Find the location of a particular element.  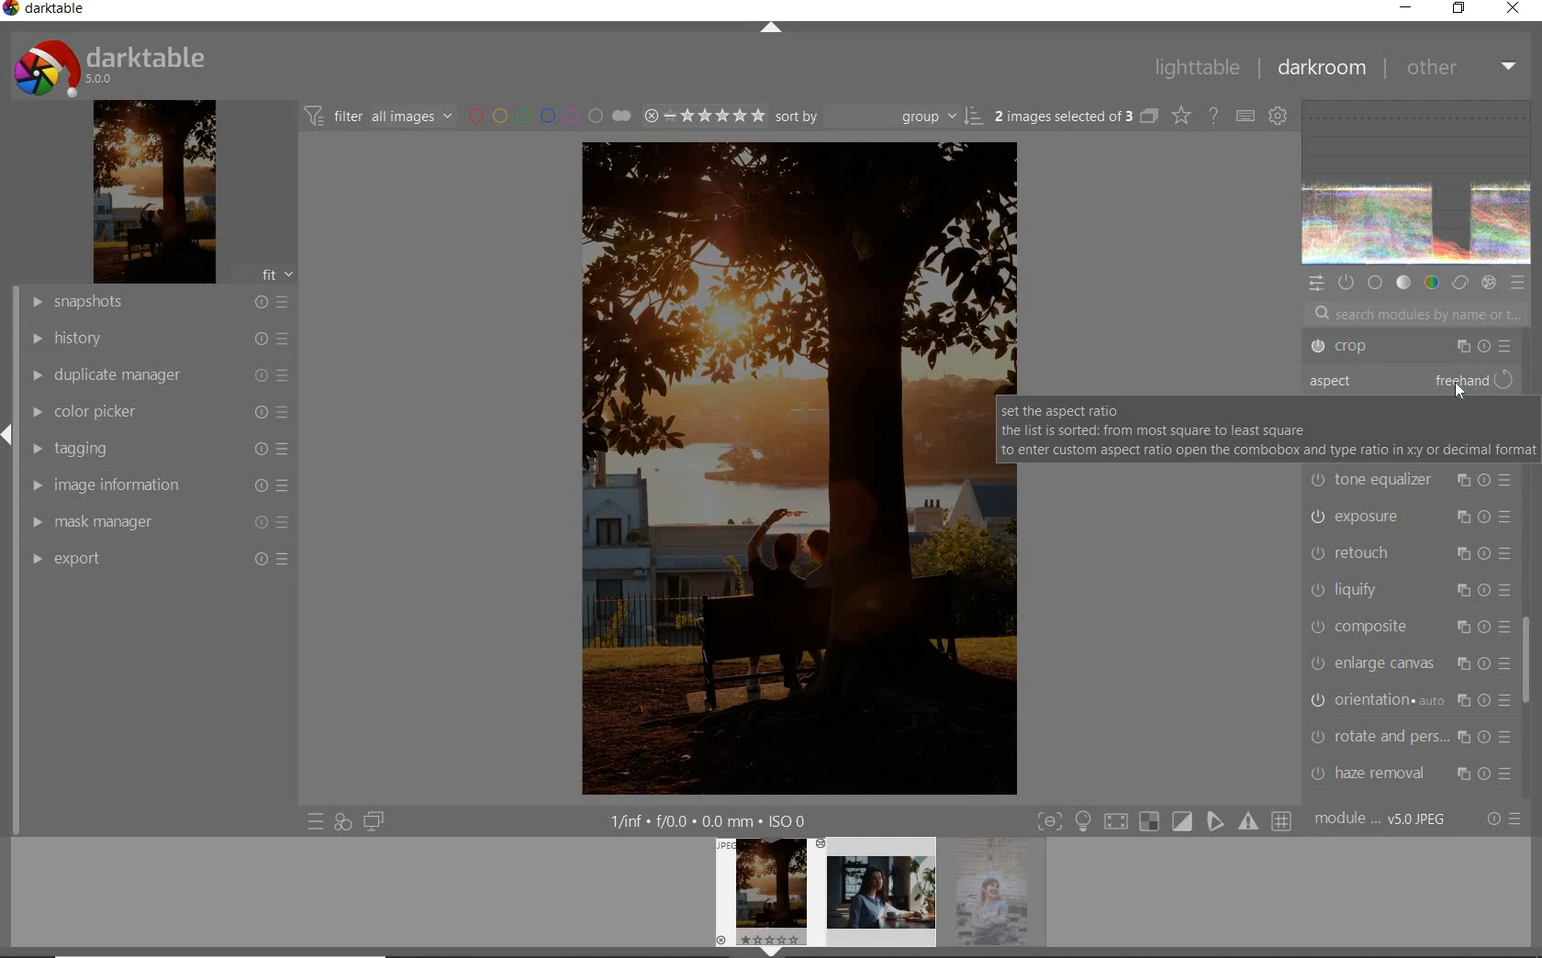

show only active modules is located at coordinates (1347, 282).